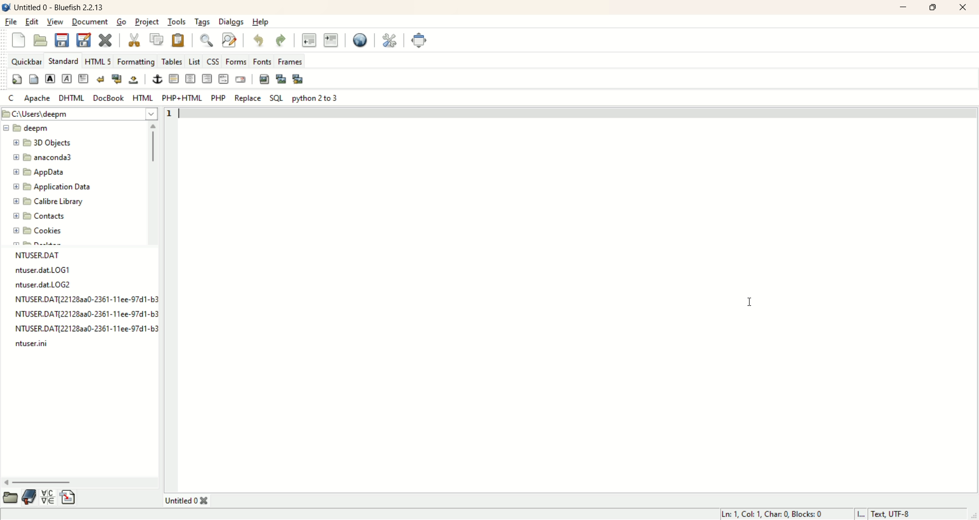 The image size is (979, 520). Describe the element at coordinates (223, 79) in the screenshot. I see `HTML comment` at that location.